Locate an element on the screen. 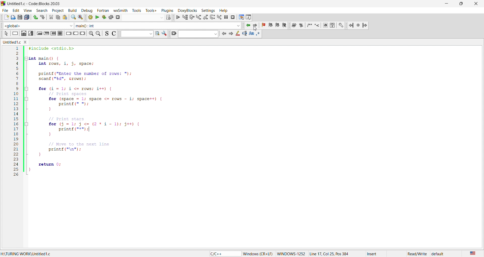 The width and height of the screenshot is (484, 257). icon is located at coordinates (245, 33).